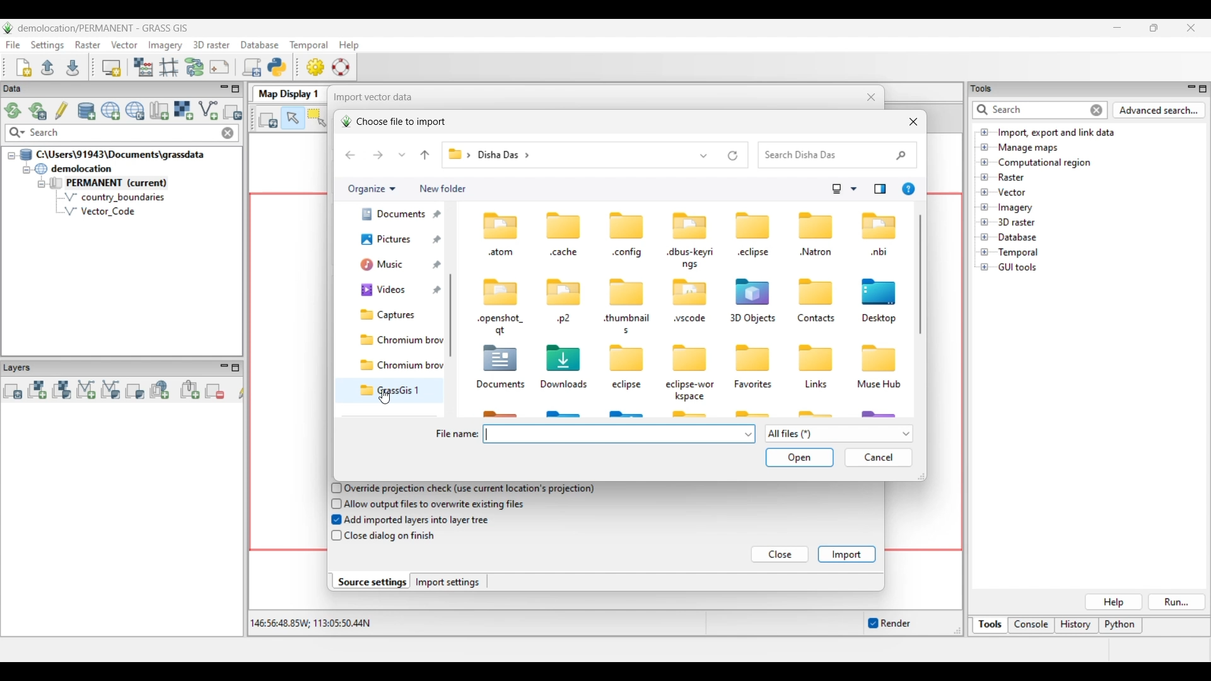 Image resolution: width=1211 pixels, height=681 pixels. I want to click on Close window, so click(913, 122).